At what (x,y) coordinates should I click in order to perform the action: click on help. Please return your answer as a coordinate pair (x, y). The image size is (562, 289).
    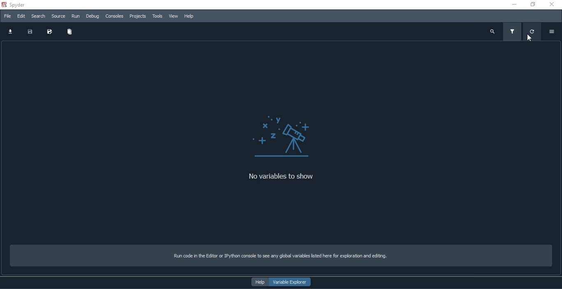
    Looking at the image, I should click on (258, 282).